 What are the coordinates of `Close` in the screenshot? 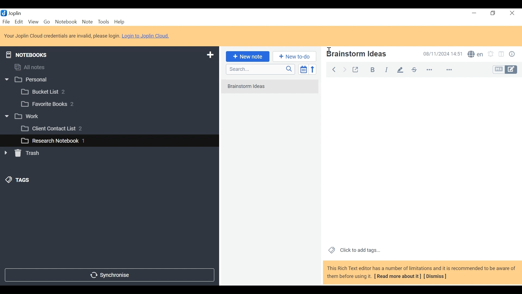 It's located at (511, 13).